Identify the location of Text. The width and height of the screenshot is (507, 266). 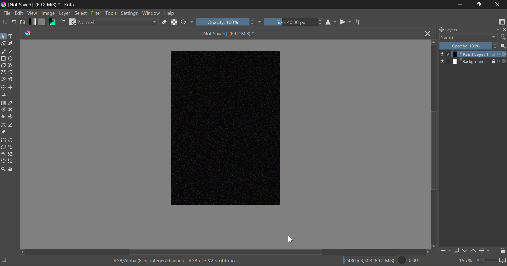
(11, 36).